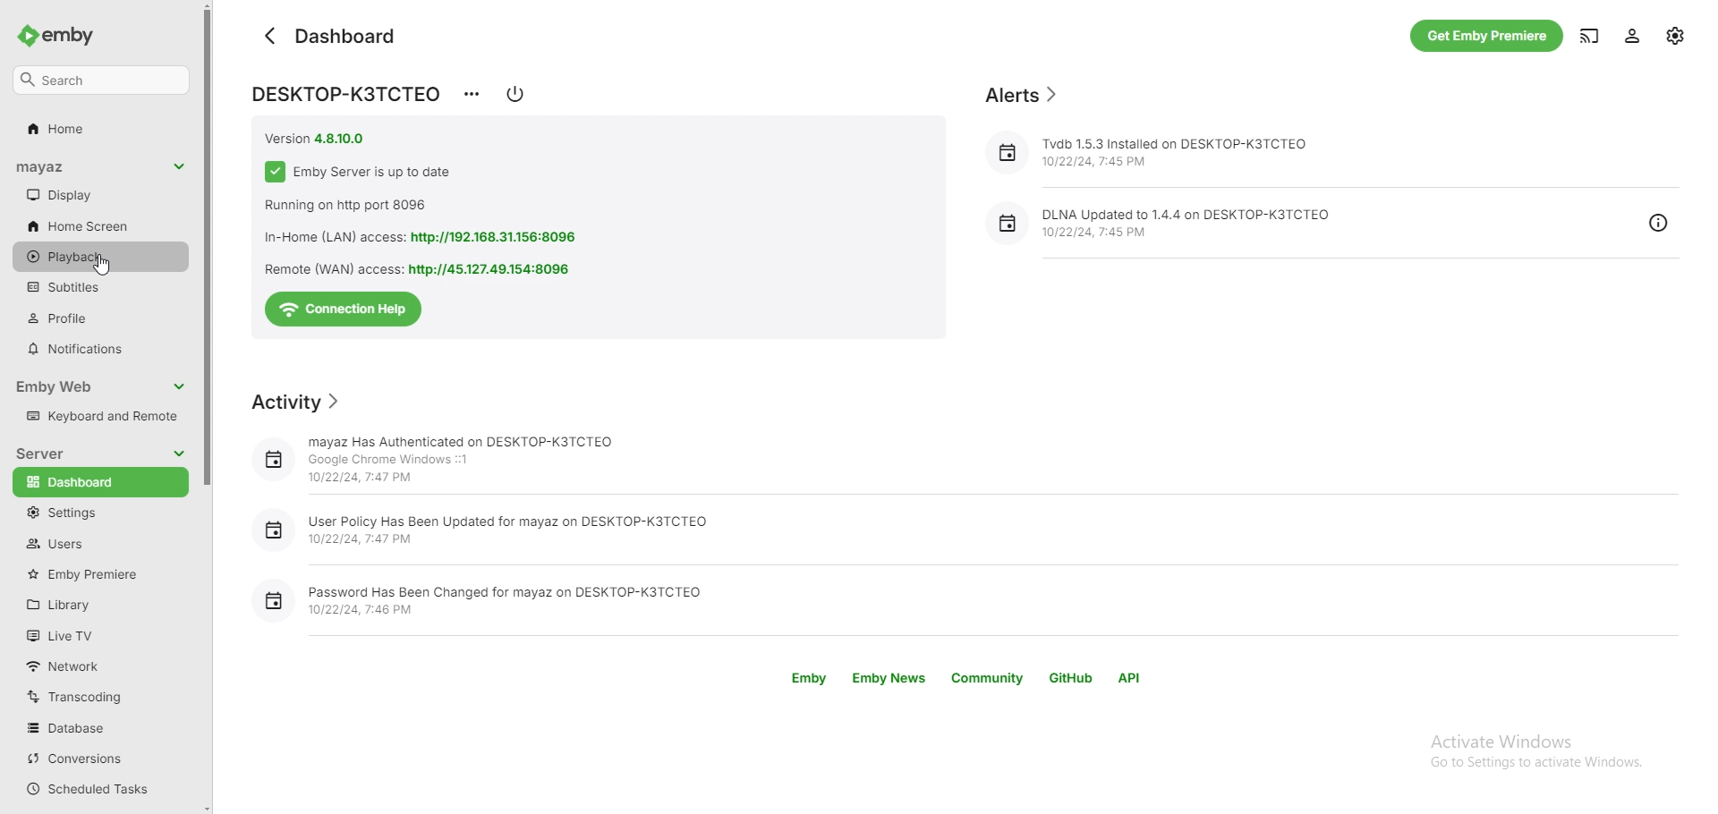 The height and width of the screenshot is (814, 1718). Describe the element at coordinates (516, 94) in the screenshot. I see `shut down options` at that location.